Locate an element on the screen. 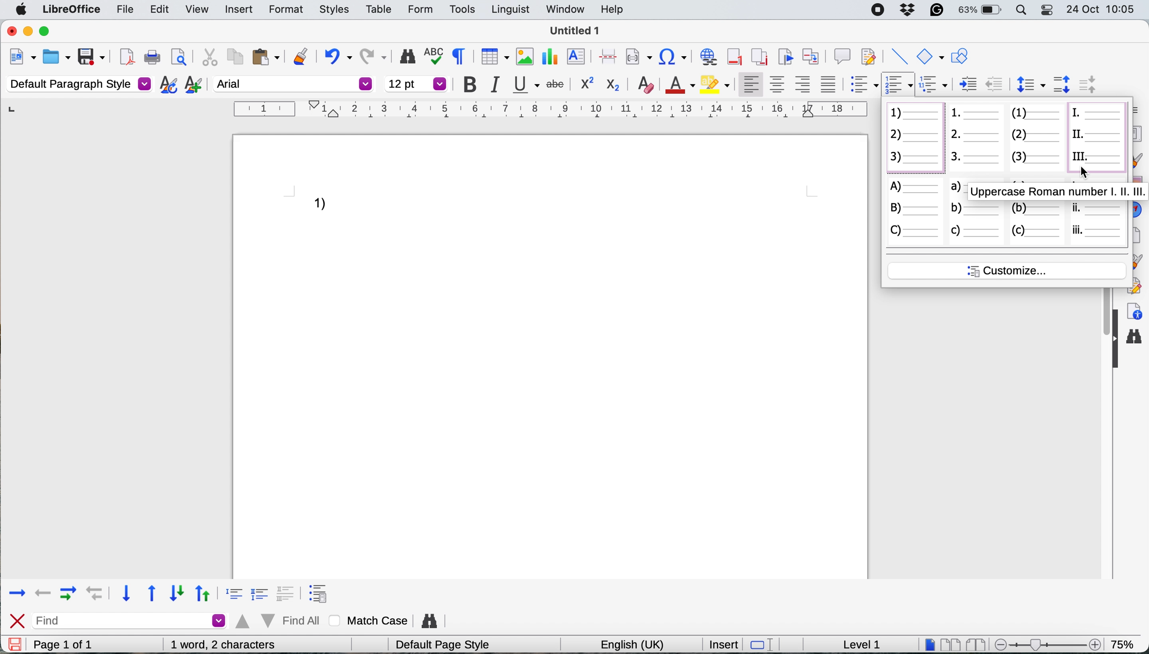 The height and width of the screenshot is (654, 1149). single page view is located at coordinates (930, 644).